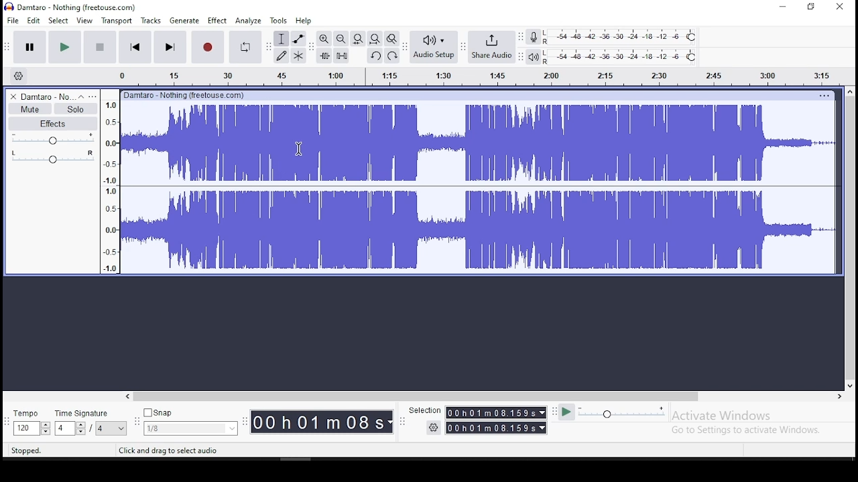  What do you see at coordinates (838, 7) in the screenshot?
I see `close ` at bounding box center [838, 7].